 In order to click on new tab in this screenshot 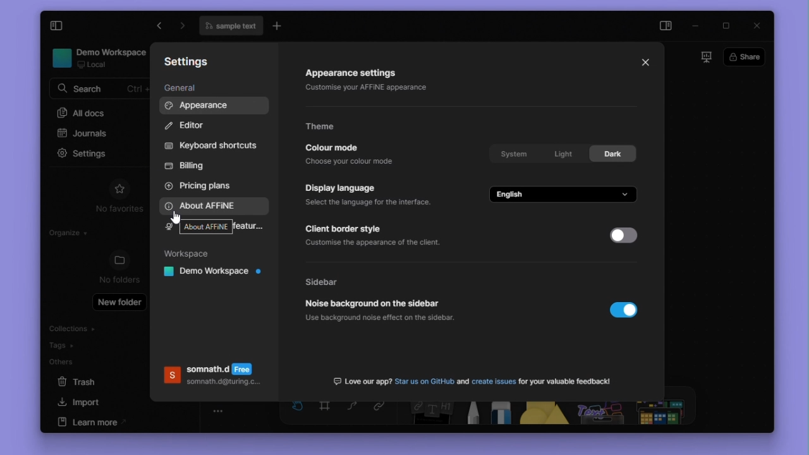, I will do `click(279, 27)`.